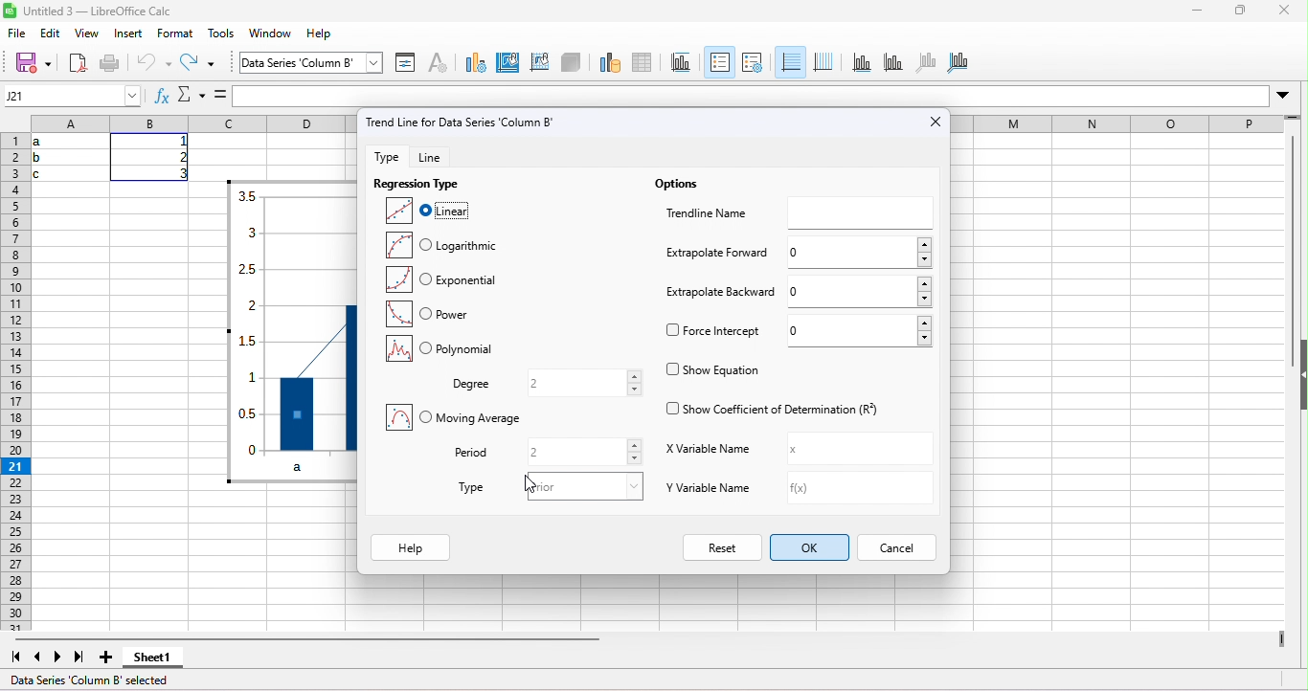 The image size is (1308, 691). What do you see at coordinates (198, 123) in the screenshot?
I see `column headings` at bounding box center [198, 123].